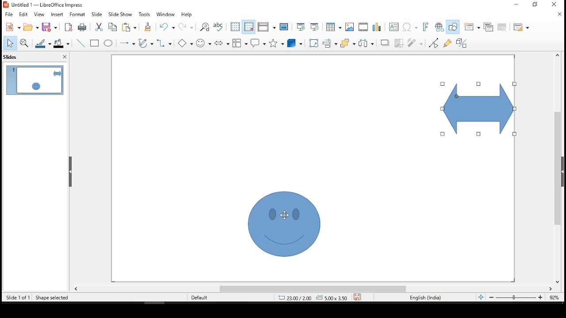 The image size is (566, 318). Describe the element at coordinates (35, 80) in the screenshot. I see `slide 1` at that location.